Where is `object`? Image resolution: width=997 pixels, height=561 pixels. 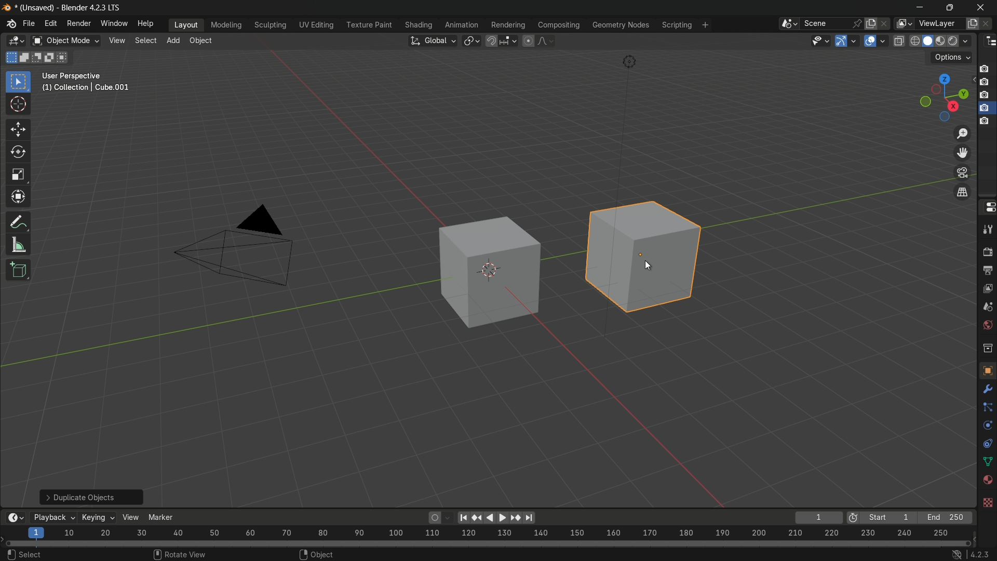
object is located at coordinates (480, 277).